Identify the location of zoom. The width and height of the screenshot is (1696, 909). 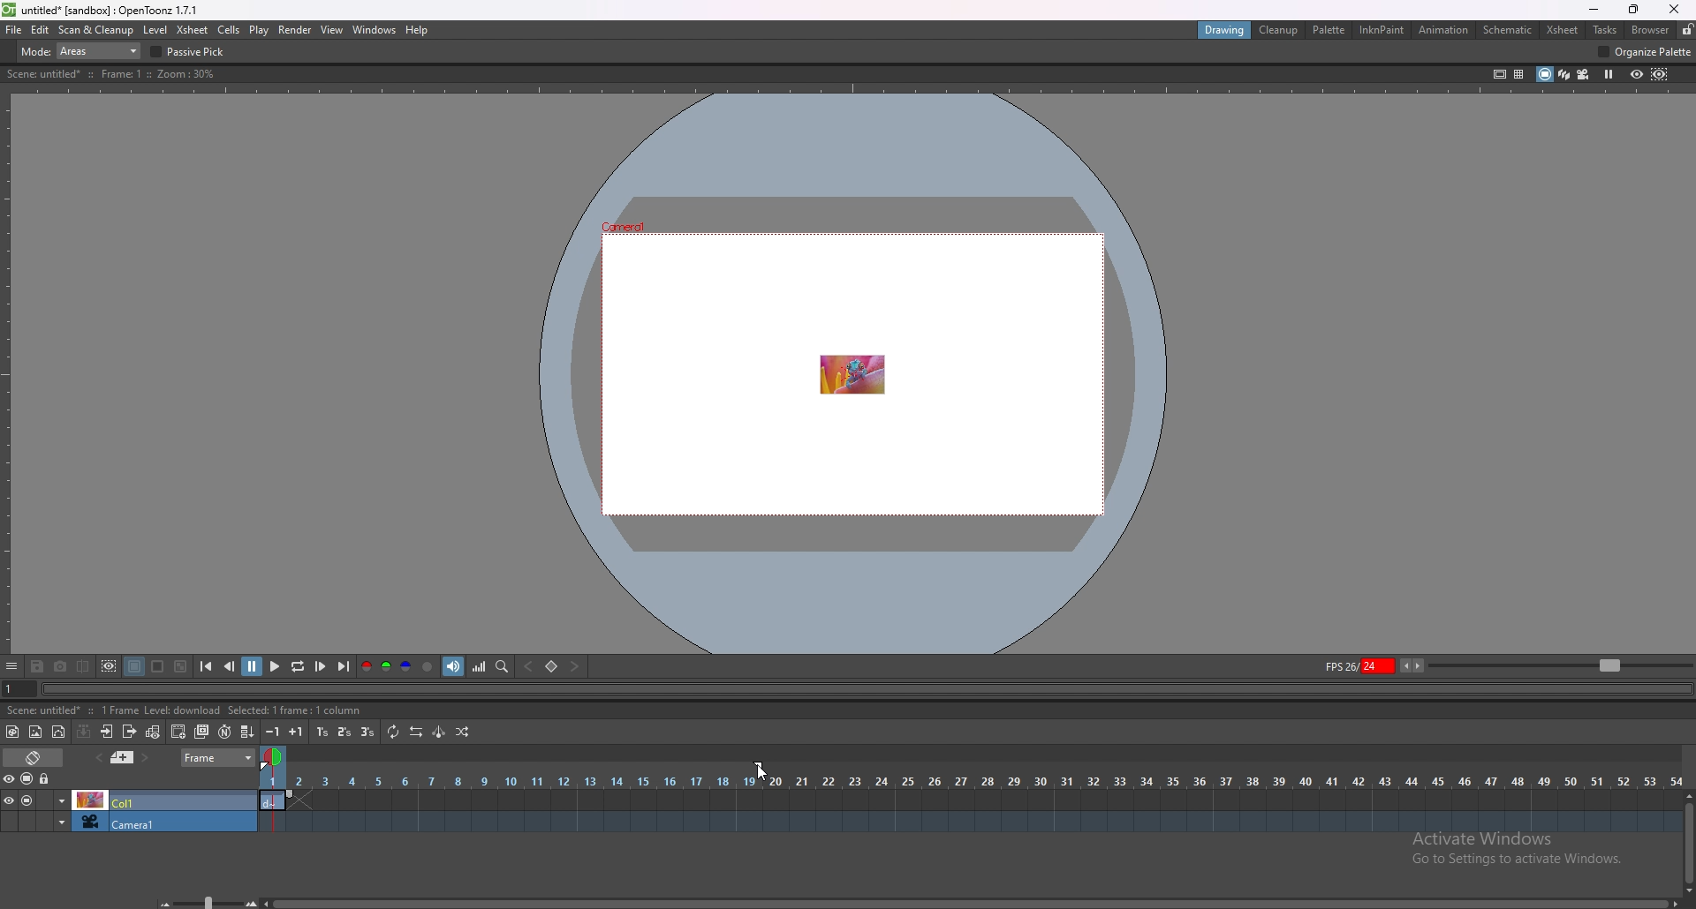
(1561, 664).